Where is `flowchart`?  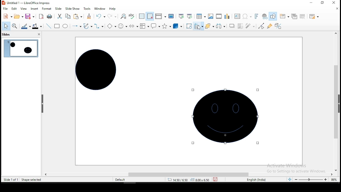 flowchart is located at coordinates (144, 27).